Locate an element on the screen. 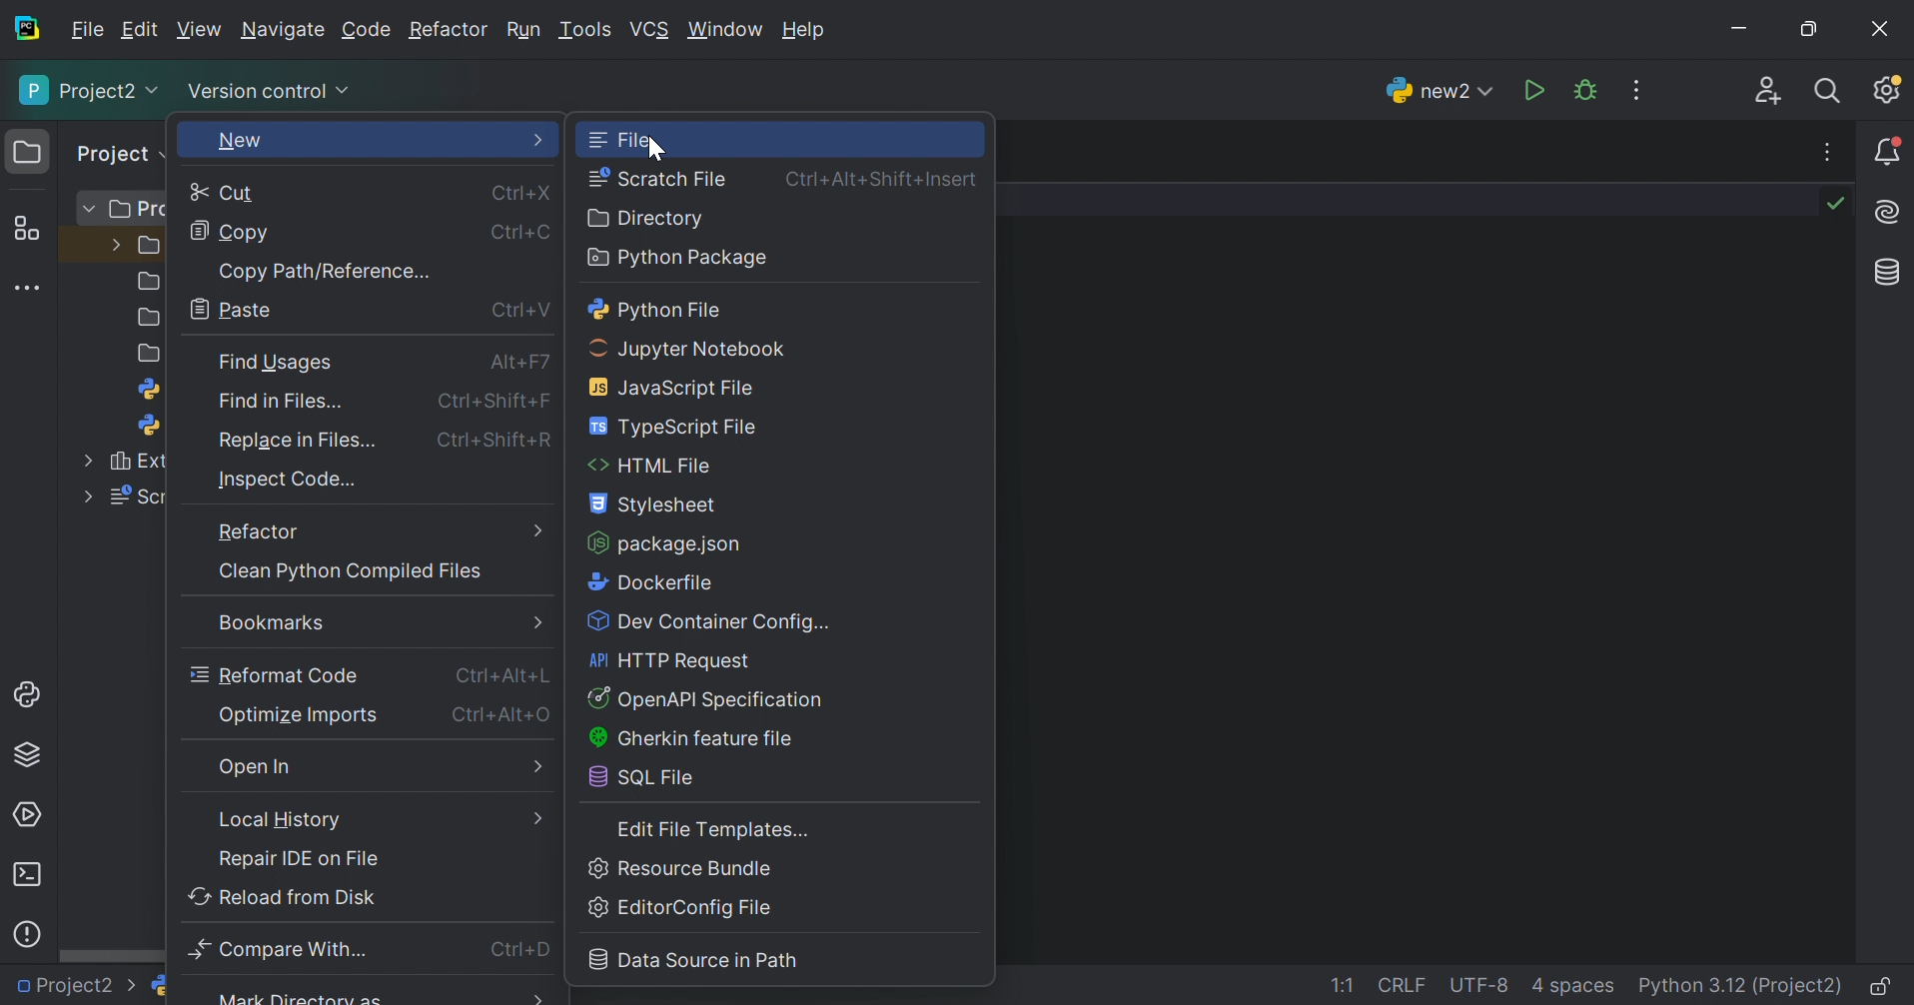 The height and width of the screenshot is (1005, 1914). Dockerfile is located at coordinates (648, 582).